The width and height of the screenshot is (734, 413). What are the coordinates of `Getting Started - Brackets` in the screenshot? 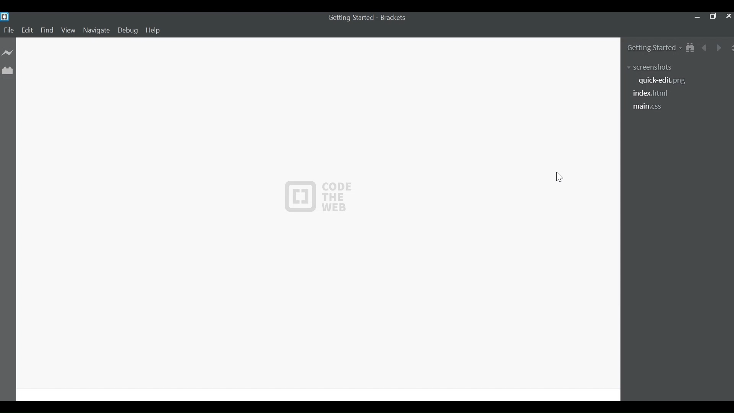 It's located at (351, 18).